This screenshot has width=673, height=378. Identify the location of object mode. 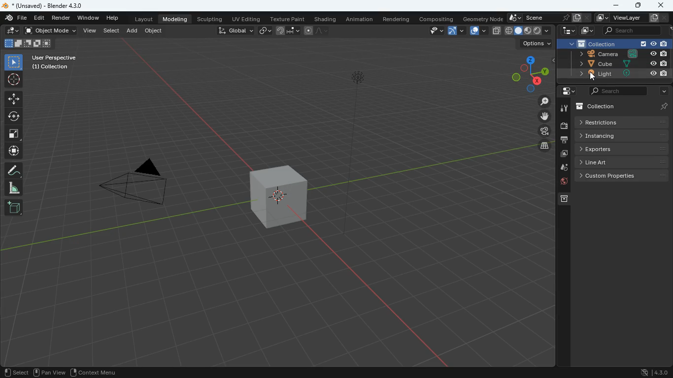
(52, 31).